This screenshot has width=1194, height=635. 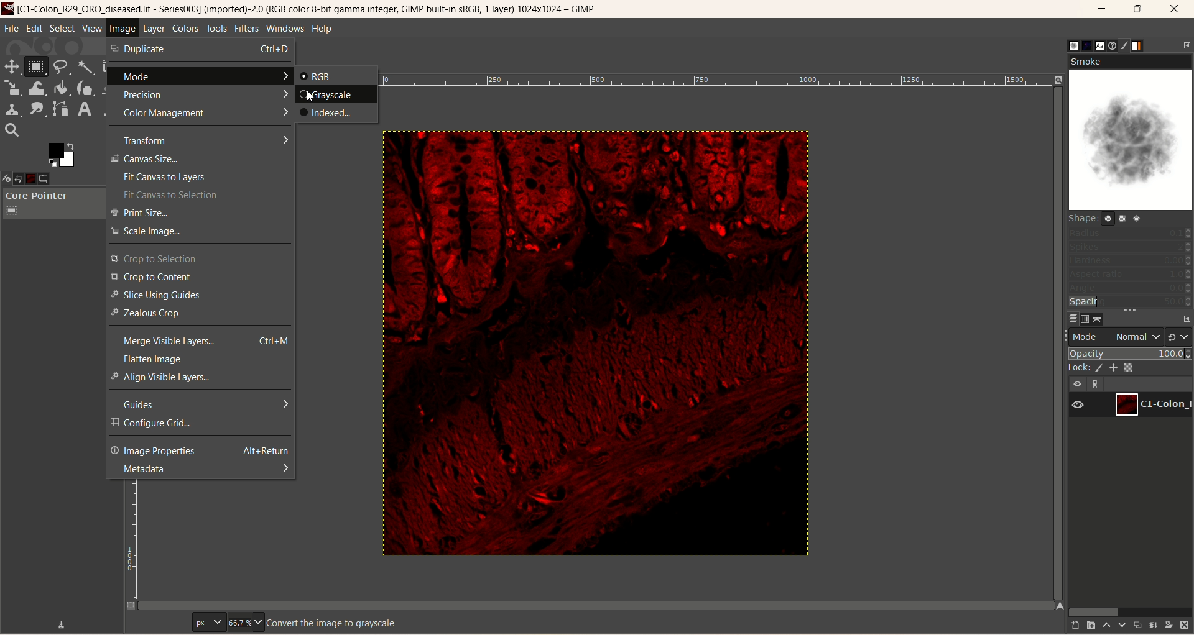 What do you see at coordinates (135, 541) in the screenshot?
I see `scale bar` at bounding box center [135, 541].